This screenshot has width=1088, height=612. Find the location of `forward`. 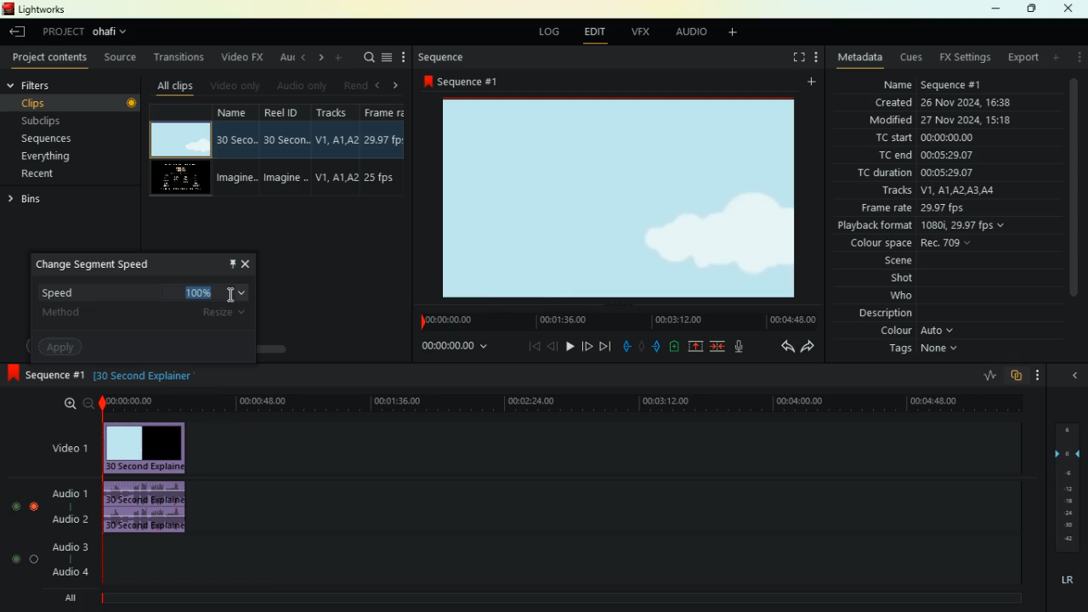

forward is located at coordinates (811, 346).